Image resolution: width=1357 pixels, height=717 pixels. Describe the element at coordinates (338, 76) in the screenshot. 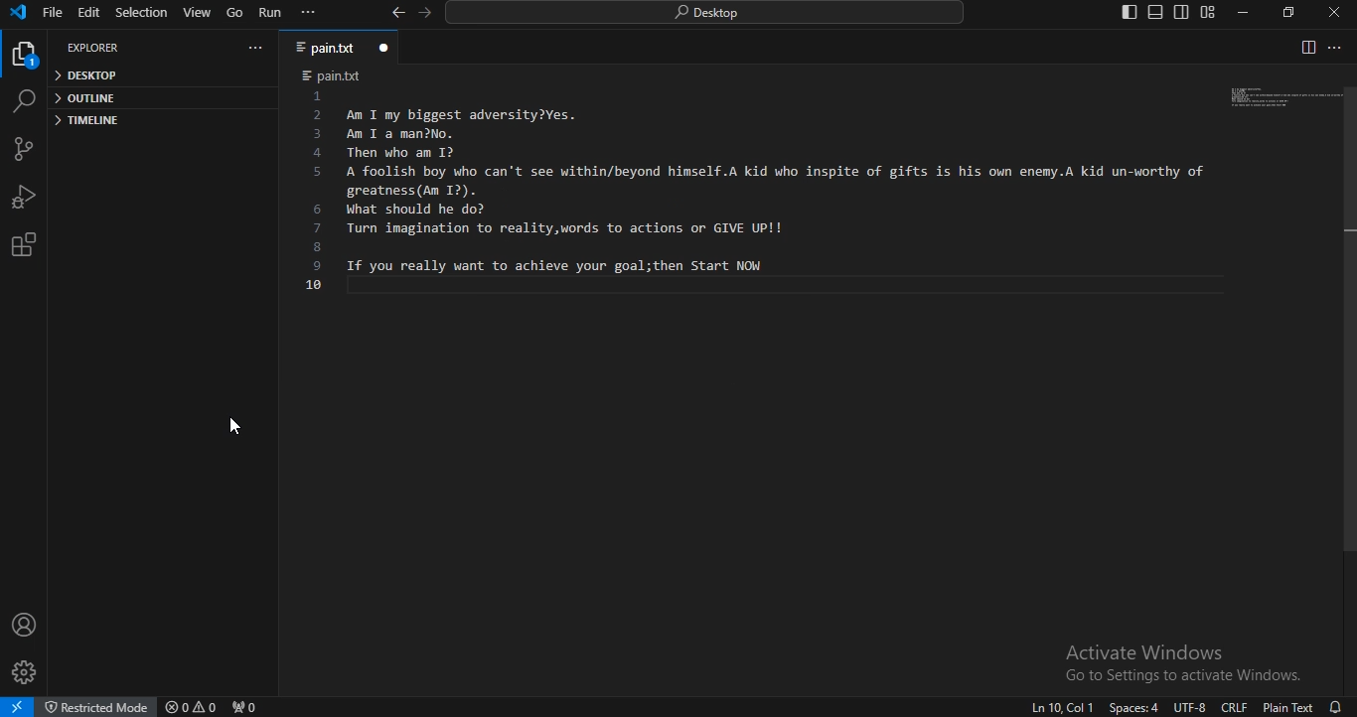

I see `pain.txt` at that location.